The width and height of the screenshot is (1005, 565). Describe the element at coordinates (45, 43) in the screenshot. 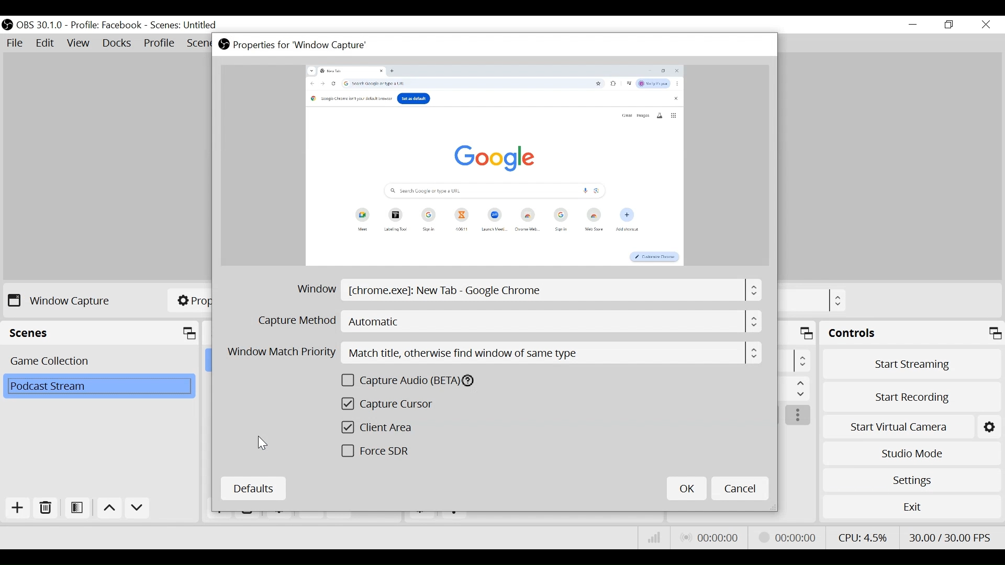

I see `Edit` at that location.